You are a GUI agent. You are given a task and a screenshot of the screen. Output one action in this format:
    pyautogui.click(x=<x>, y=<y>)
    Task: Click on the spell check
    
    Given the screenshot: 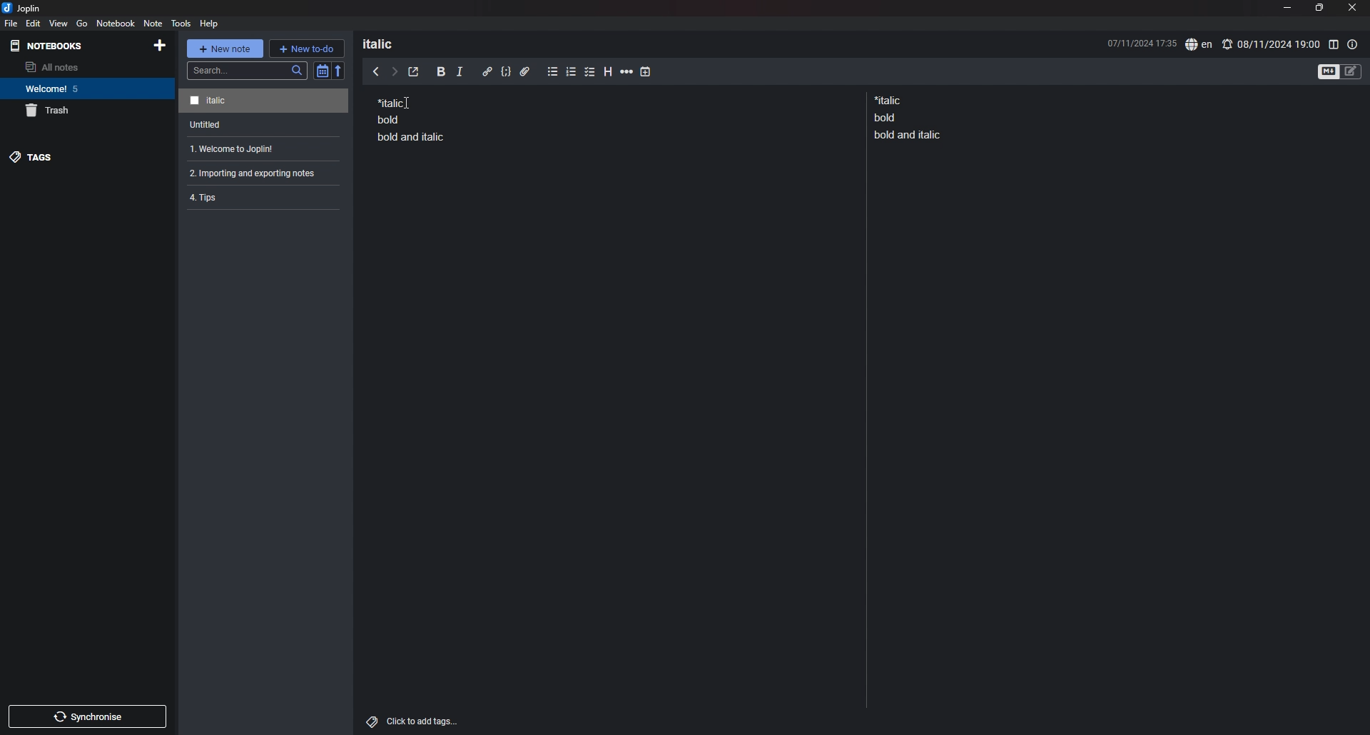 What is the action you would take?
    pyautogui.click(x=1199, y=45)
    